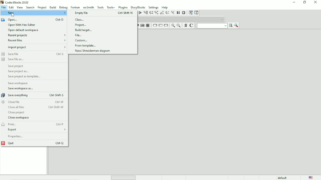 This screenshot has height=180, width=321. What do you see at coordinates (19, 83) in the screenshot?
I see `Save workspace` at bounding box center [19, 83].